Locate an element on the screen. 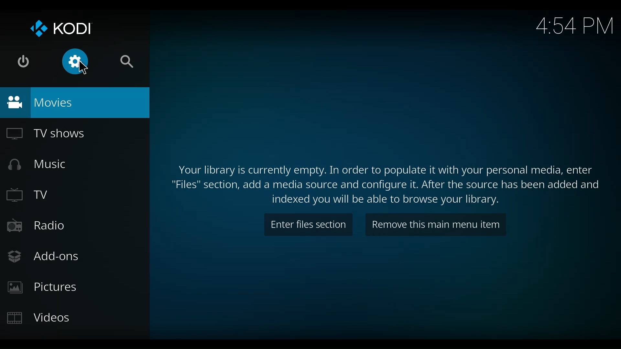  Settings is located at coordinates (74, 62).